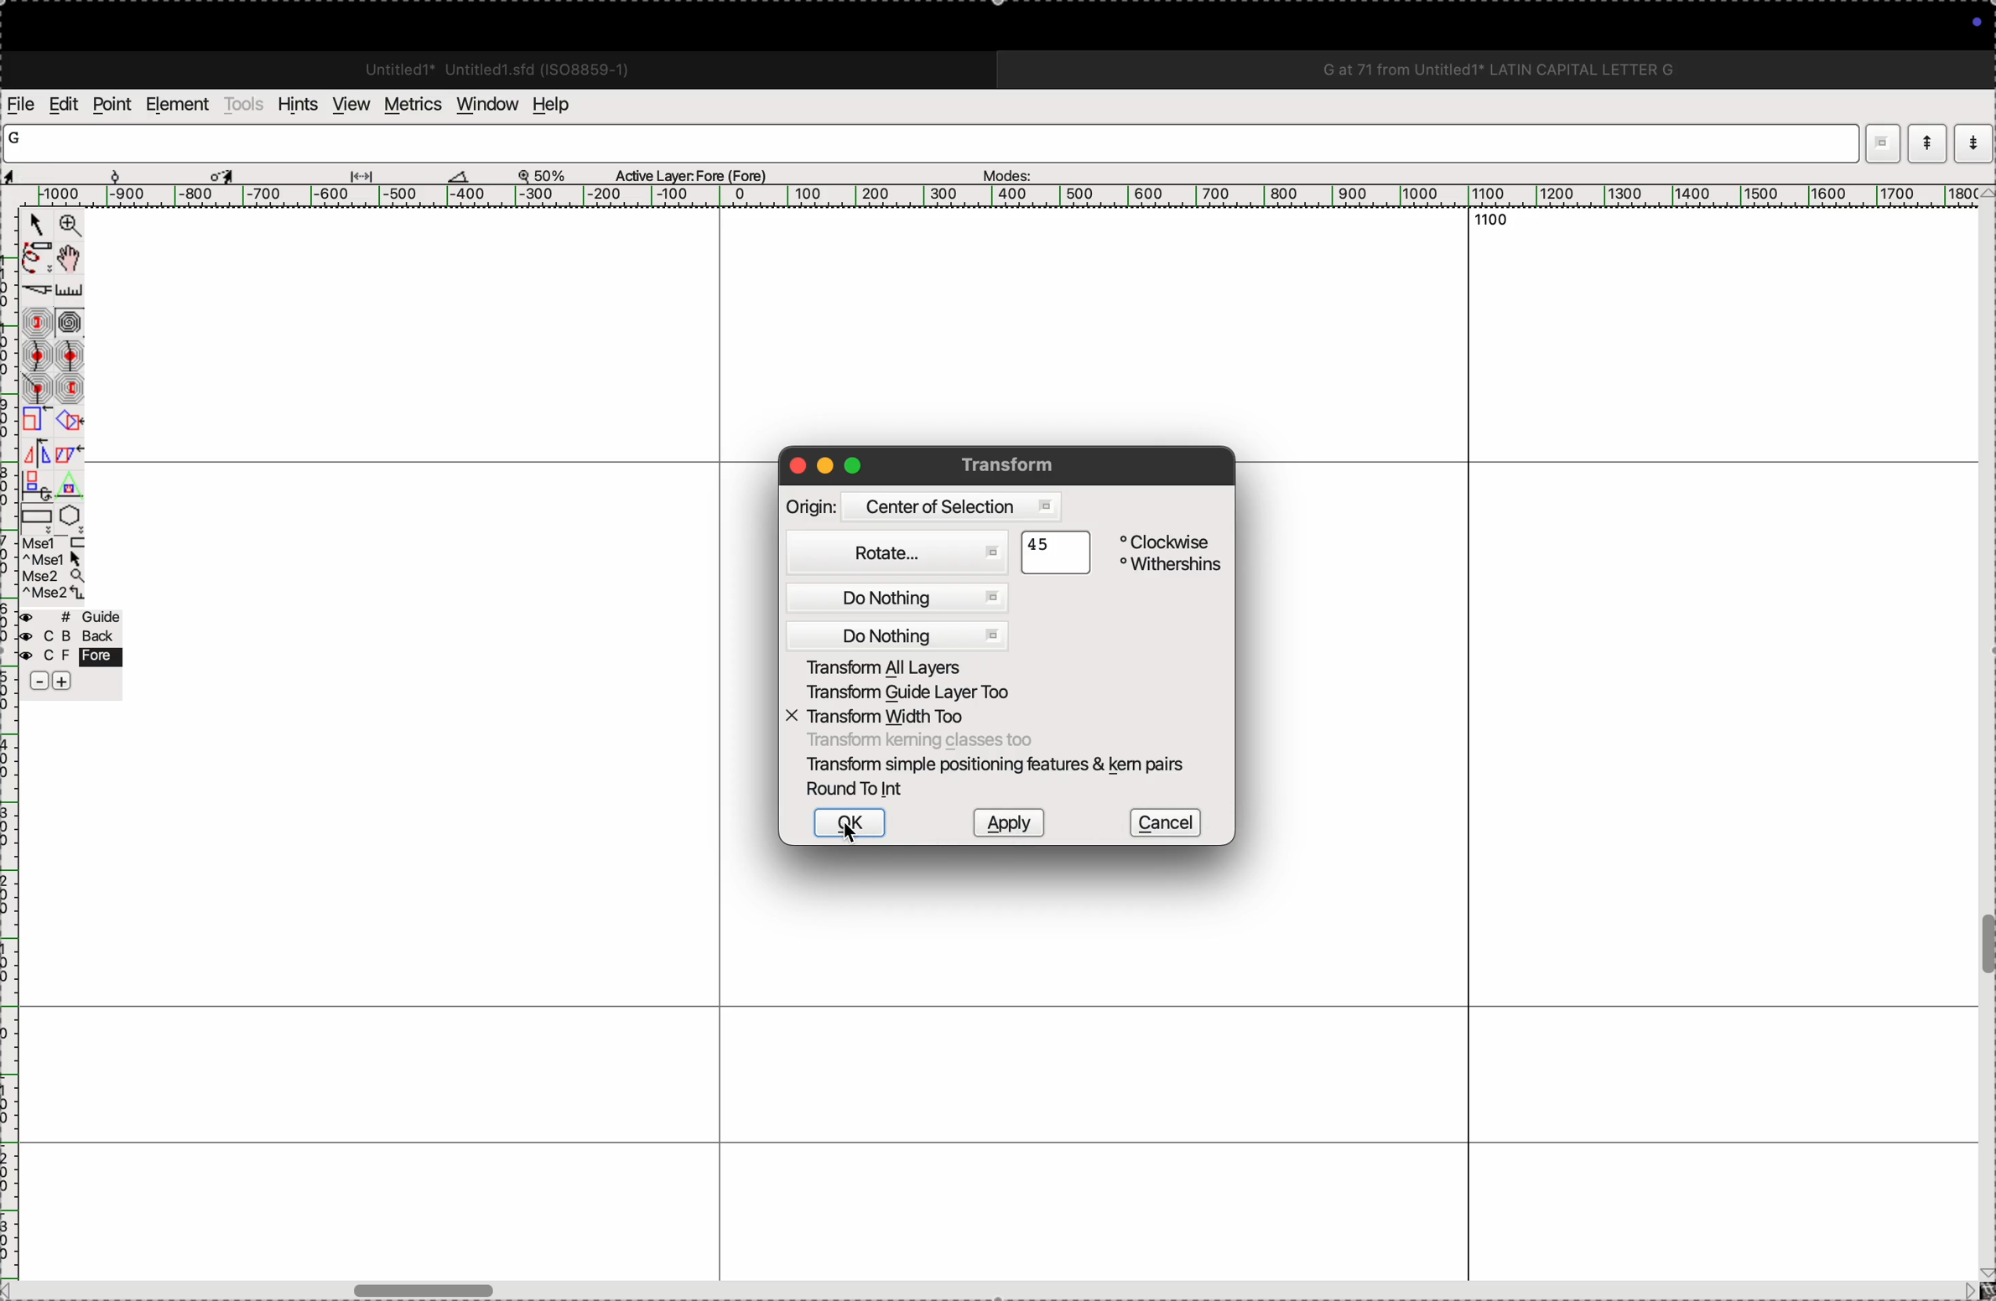 This screenshot has height=1301, width=1996. Describe the element at coordinates (1010, 465) in the screenshot. I see `Transform` at that location.